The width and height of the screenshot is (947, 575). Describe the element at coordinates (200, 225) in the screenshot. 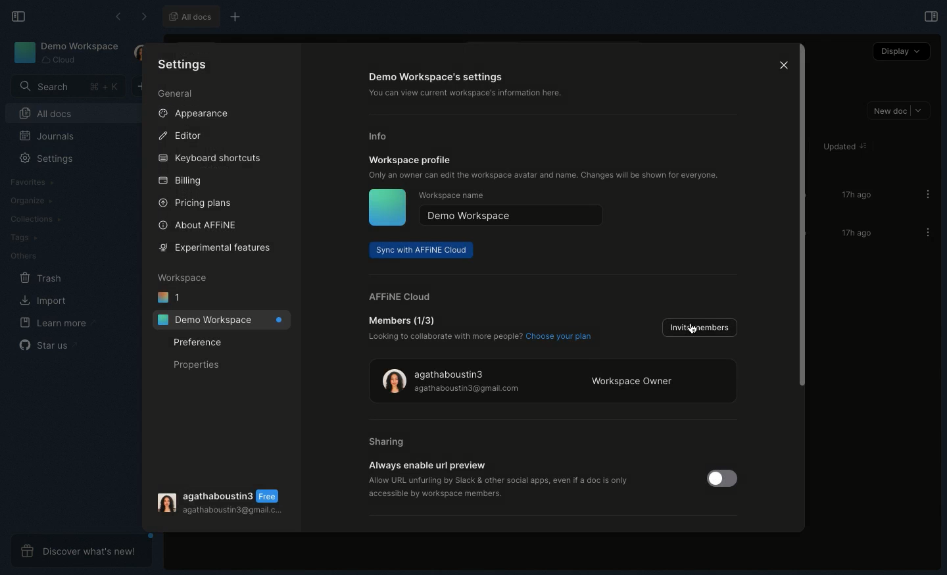

I see `About AFFINE` at that location.